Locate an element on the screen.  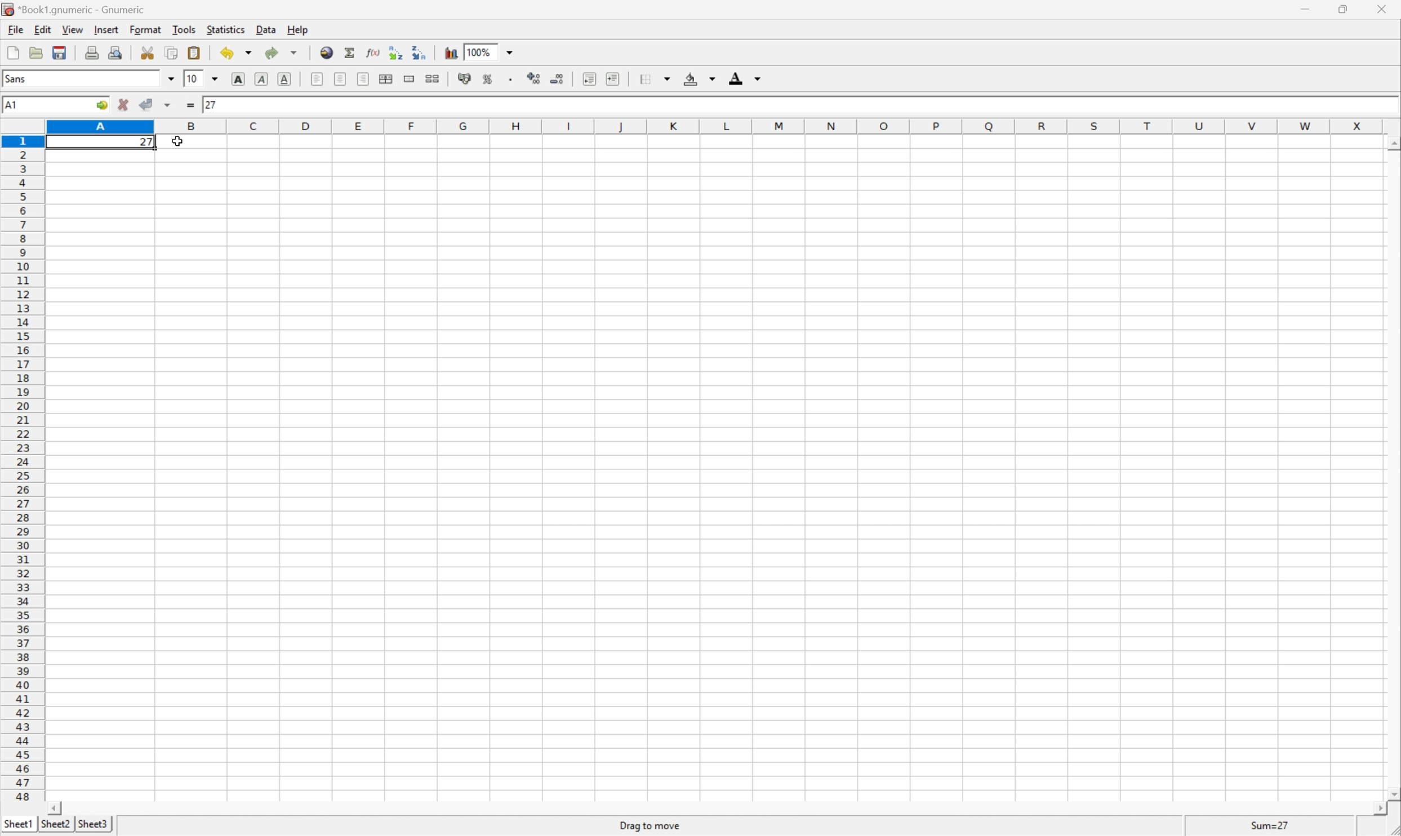
Redo is located at coordinates (279, 52).